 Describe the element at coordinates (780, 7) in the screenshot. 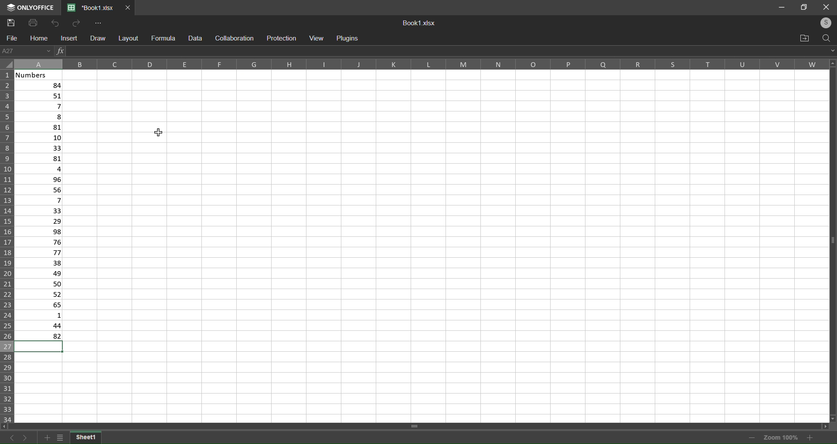

I see `minimize` at that location.